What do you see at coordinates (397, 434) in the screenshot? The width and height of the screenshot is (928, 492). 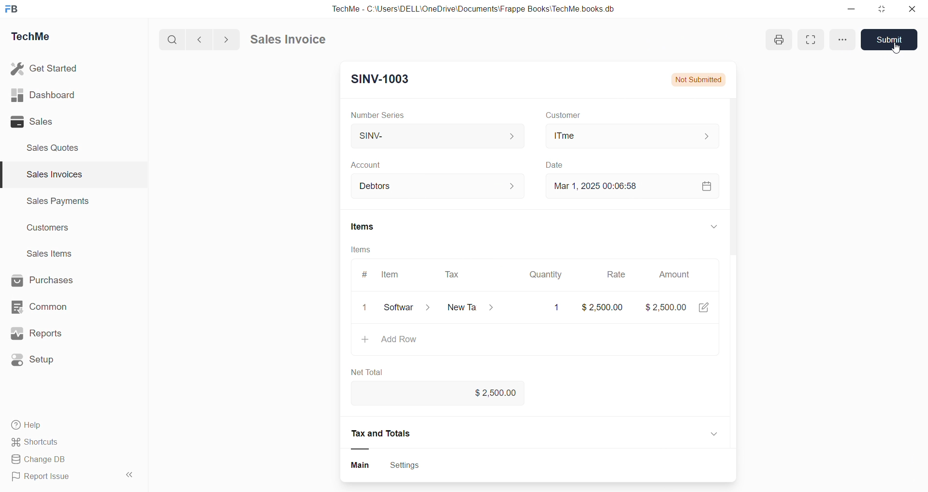 I see `Tax and Totals` at bounding box center [397, 434].